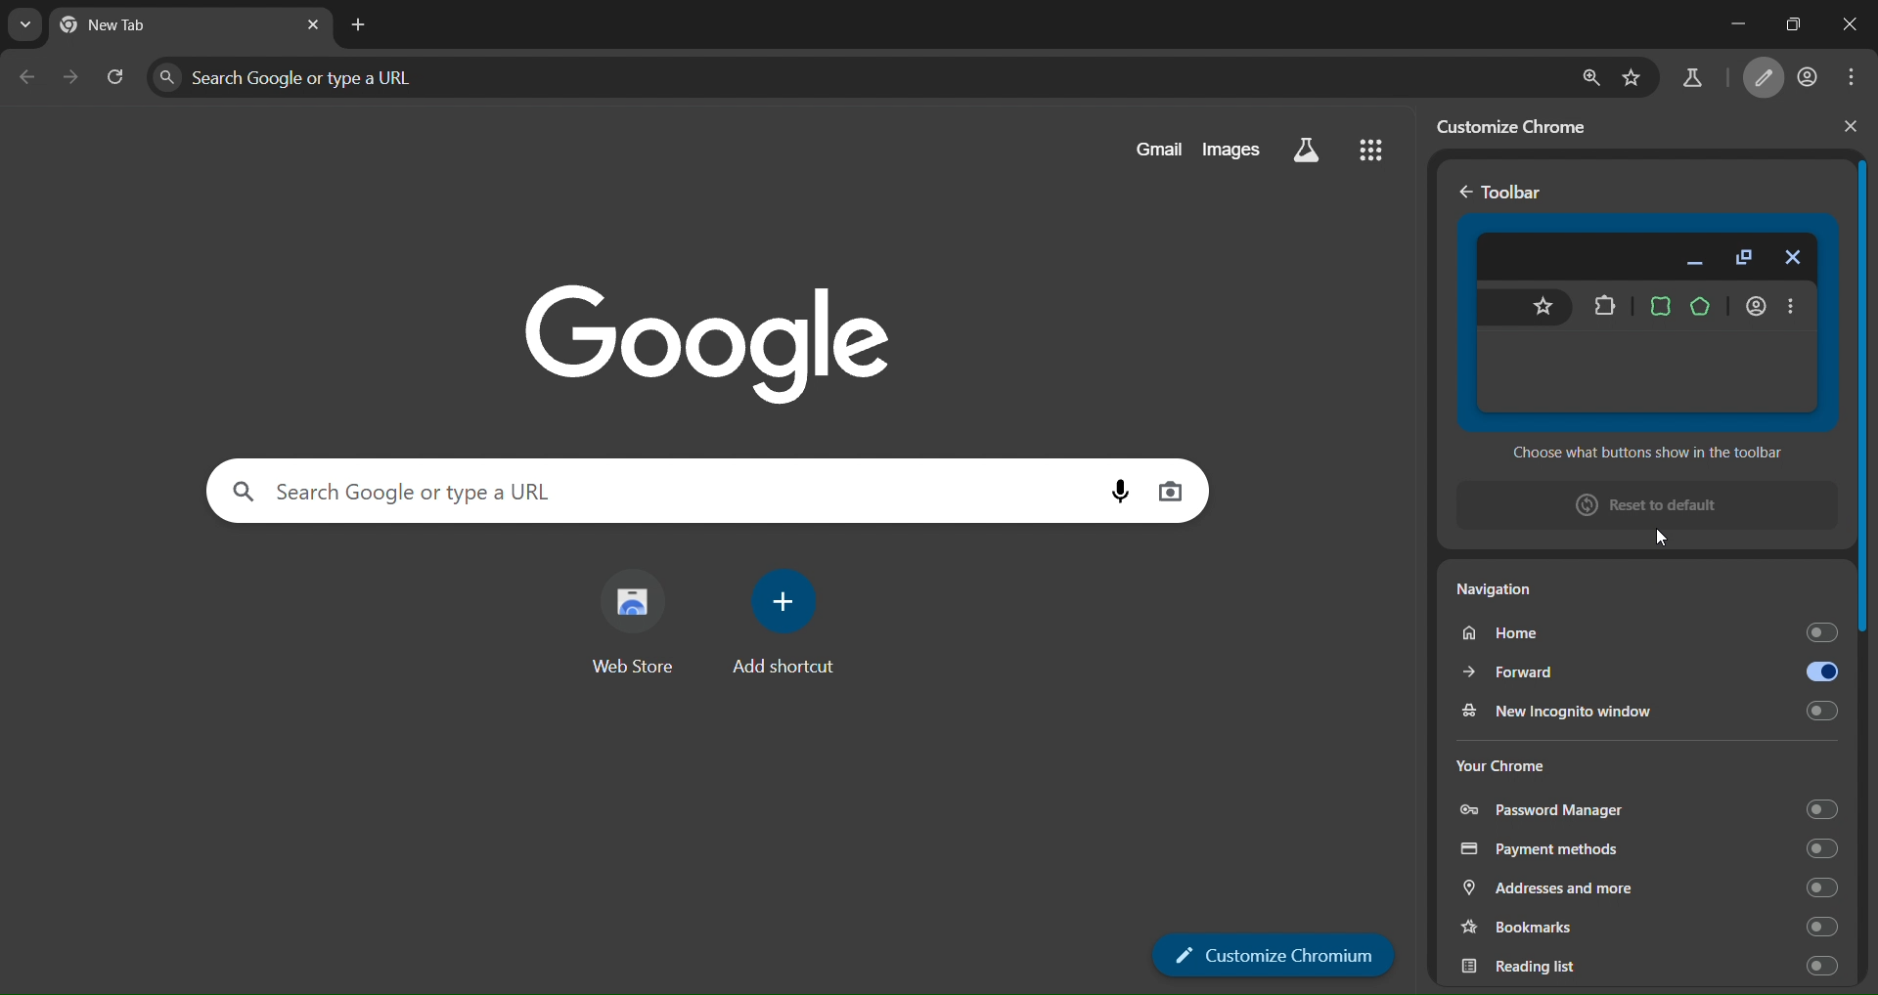 The image size is (1878, 995). What do you see at coordinates (1645, 711) in the screenshot?
I see `new incognito window` at bounding box center [1645, 711].